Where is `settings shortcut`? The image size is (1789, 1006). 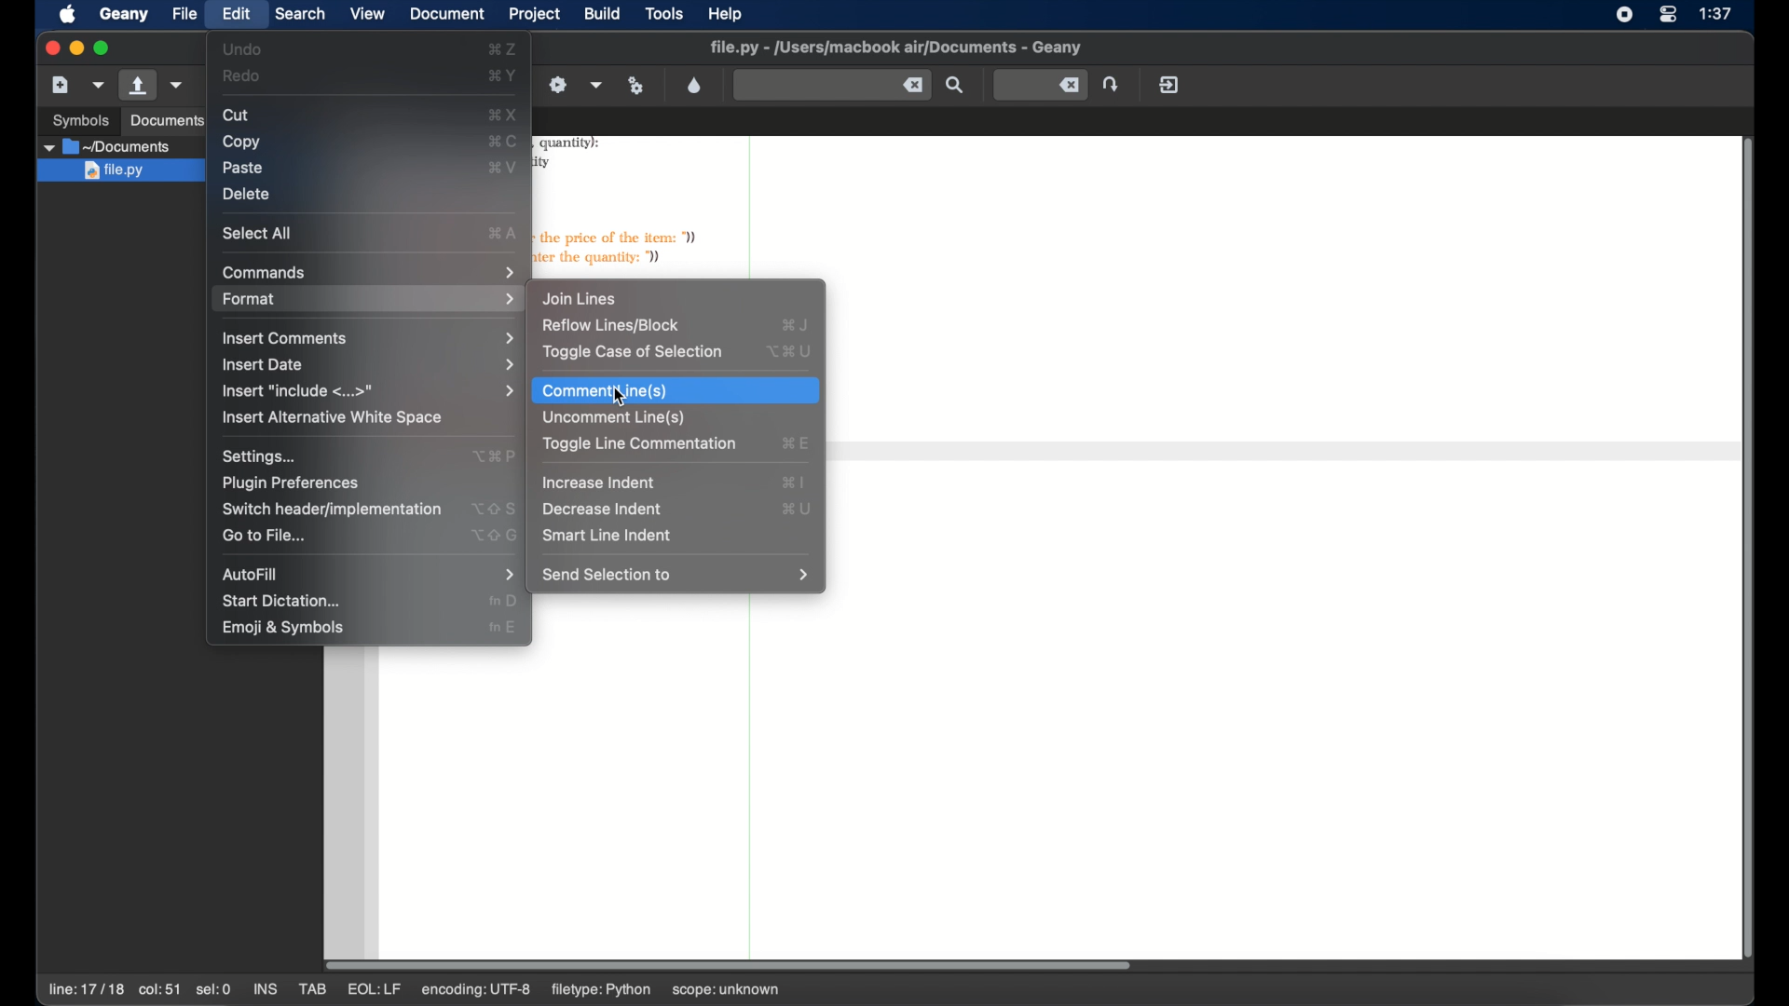
settings shortcut is located at coordinates (493, 456).